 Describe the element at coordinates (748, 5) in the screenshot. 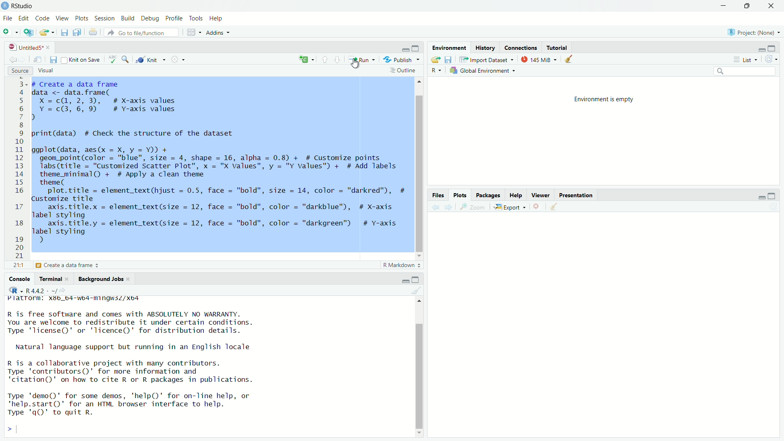

I see `Maximize` at that location.